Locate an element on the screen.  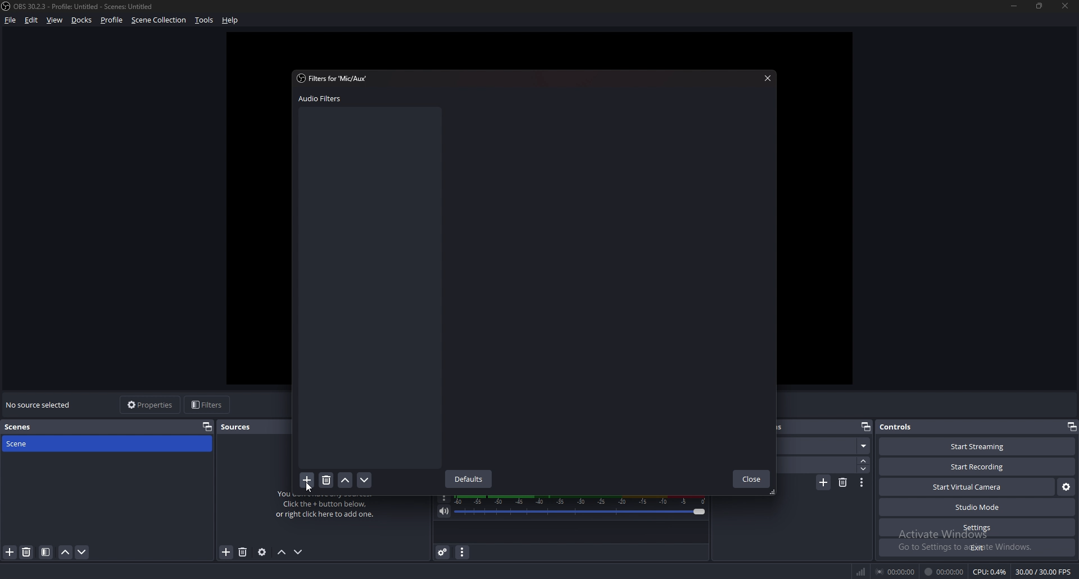
controls is located at coordinates (900, 427).